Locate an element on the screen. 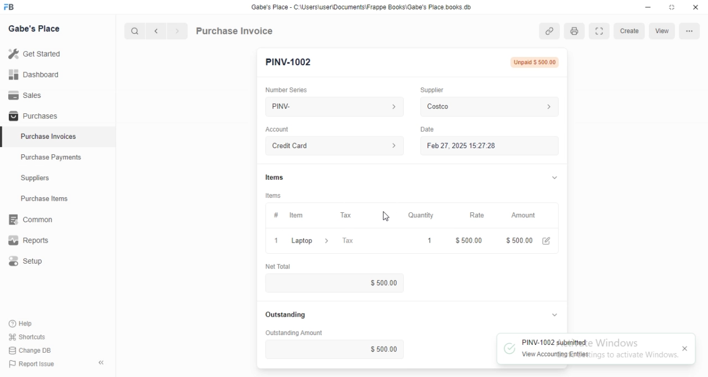  Dashboard is located at coordinates (58, 74).